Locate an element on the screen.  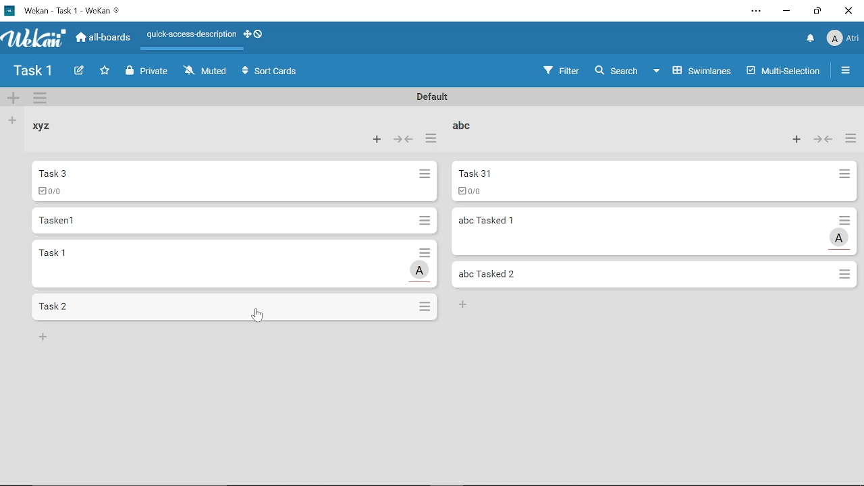
Restore down is located at coordinates (817, 11).